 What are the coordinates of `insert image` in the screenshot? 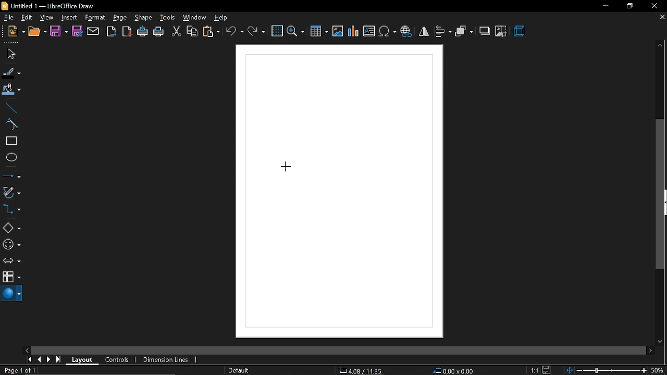 It's located at (338, 31).